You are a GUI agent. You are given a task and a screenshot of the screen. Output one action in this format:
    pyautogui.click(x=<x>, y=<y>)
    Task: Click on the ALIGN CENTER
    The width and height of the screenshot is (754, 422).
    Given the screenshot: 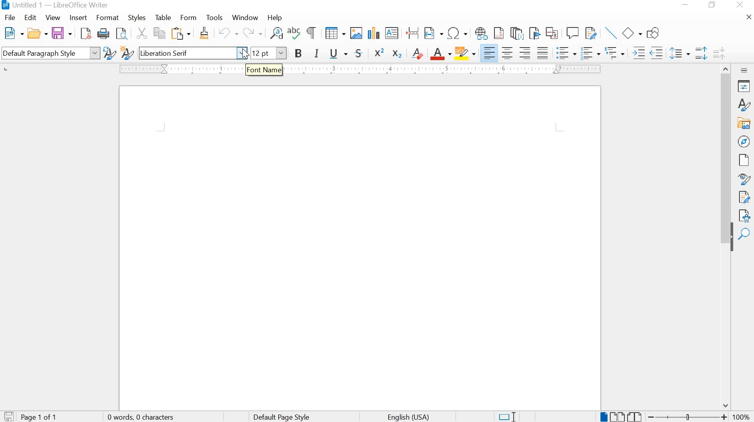 What is the action you would take?
    pyautogui.click(x=509, y=51)
    